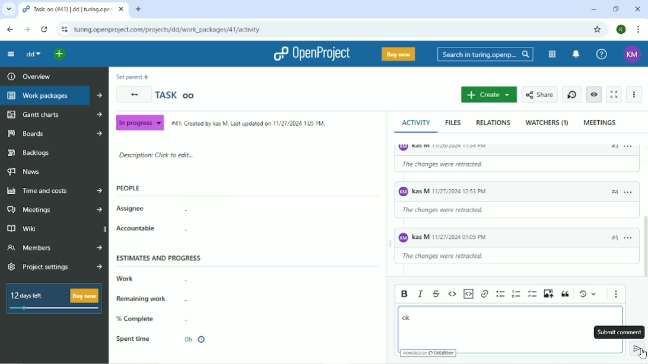 This screenshot has height=364, width=648. I want to click on KM, so click(632, 55).